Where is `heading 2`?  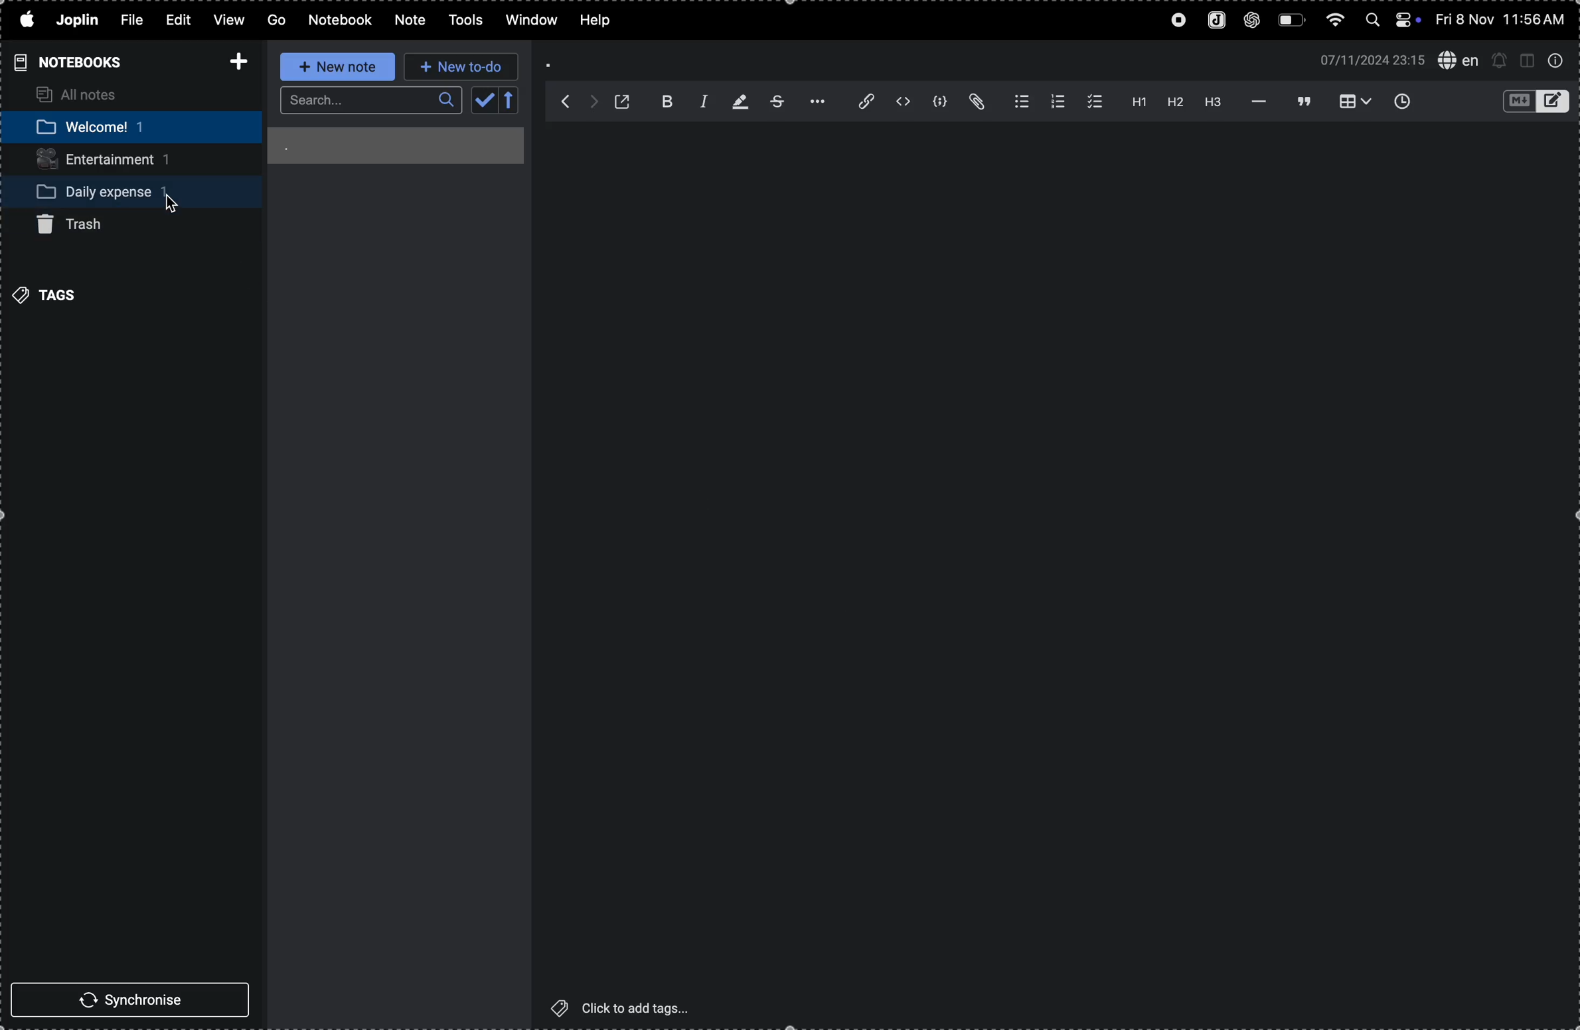 heading 2 is located at coordinates (1174, 104).